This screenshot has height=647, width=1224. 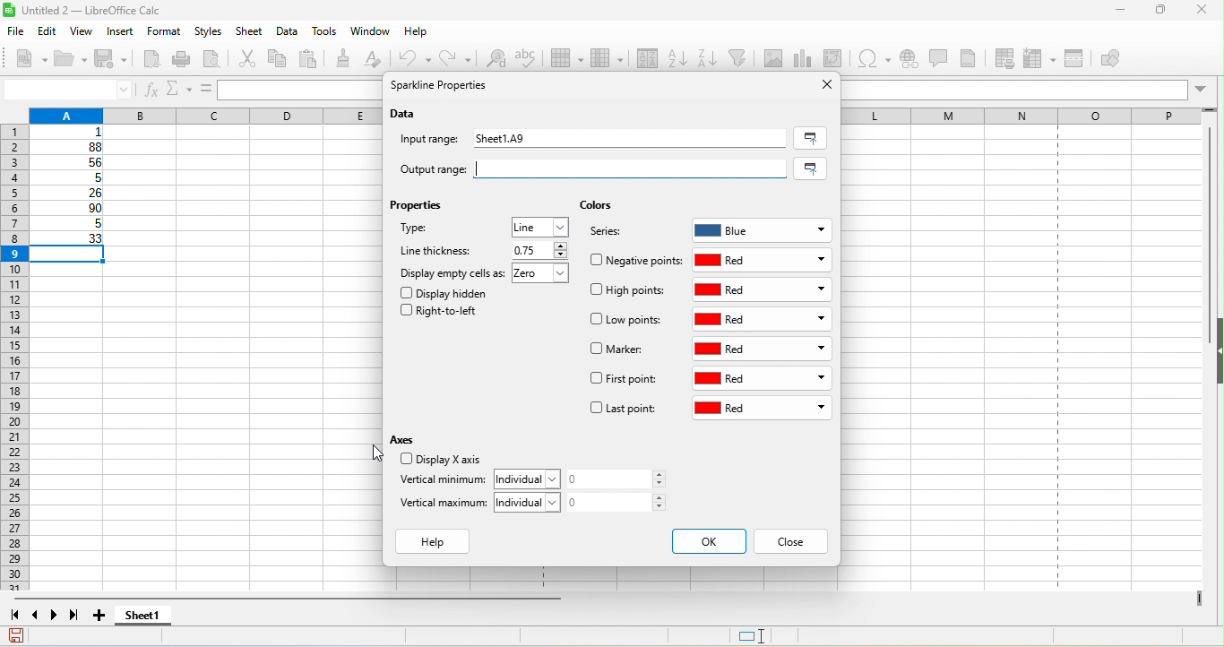 What do you see at coordinates (709, 57) in the screenshot?
I see `sort descending` at bounding box center [709, 57].